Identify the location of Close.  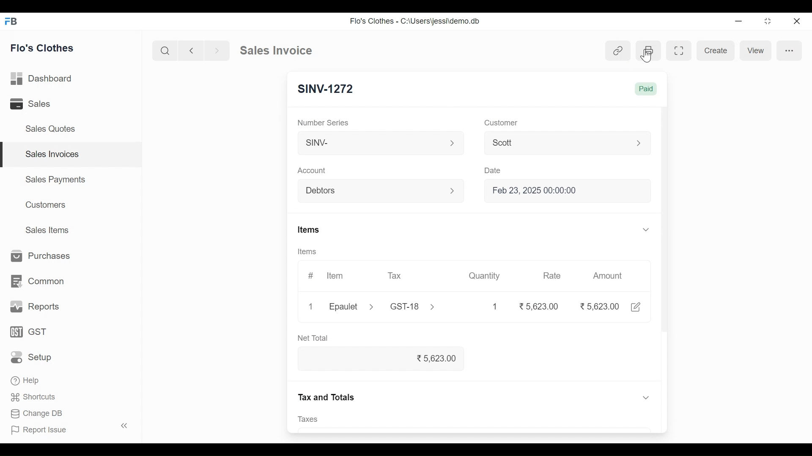
(797, 22).